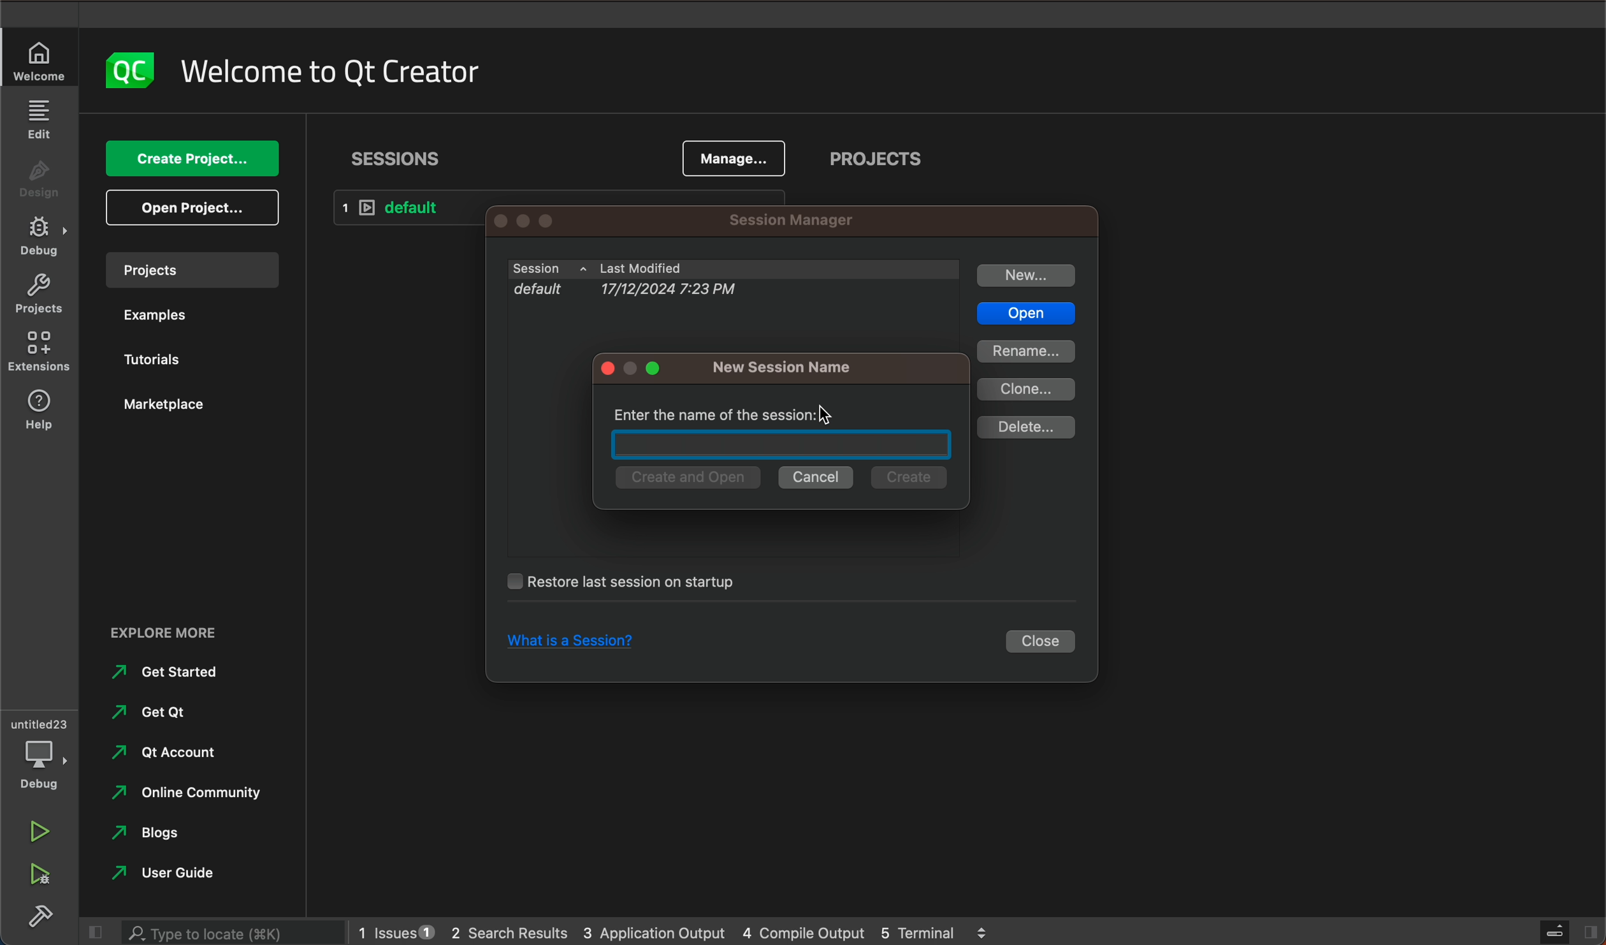 The width and height of the screenshot is (1606, 945). I want to click on qt account, so click(184, 754).